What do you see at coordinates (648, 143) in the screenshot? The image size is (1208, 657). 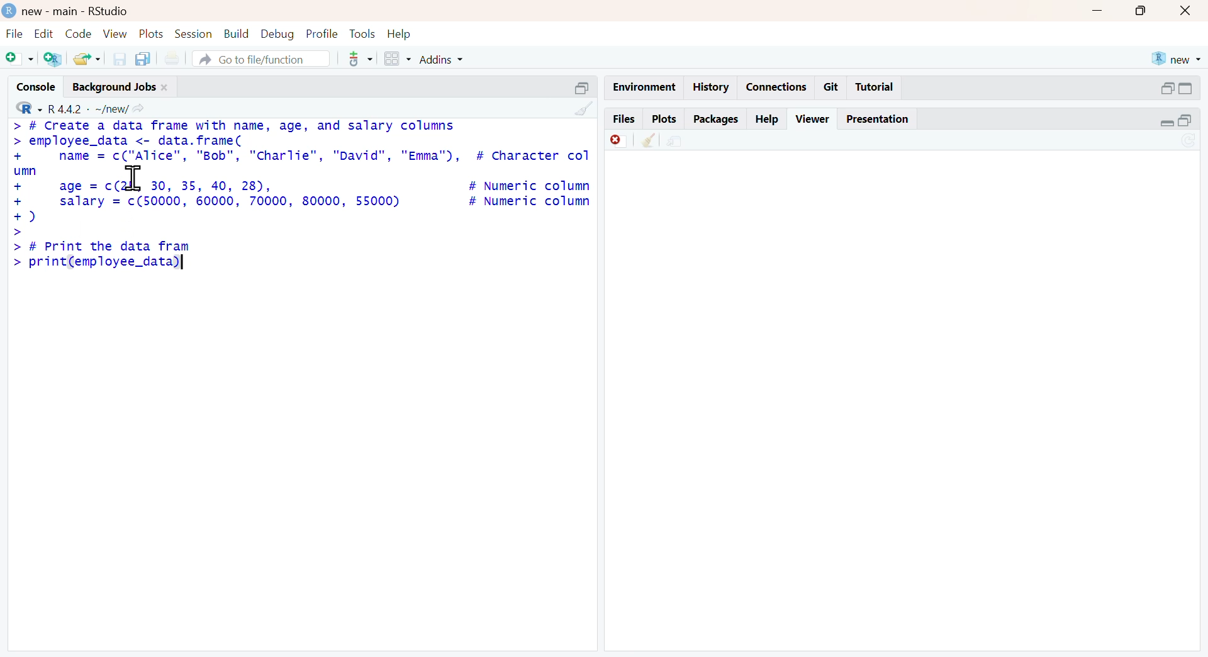 I see `Remove all viewer item` at bounding box center [648, 143].